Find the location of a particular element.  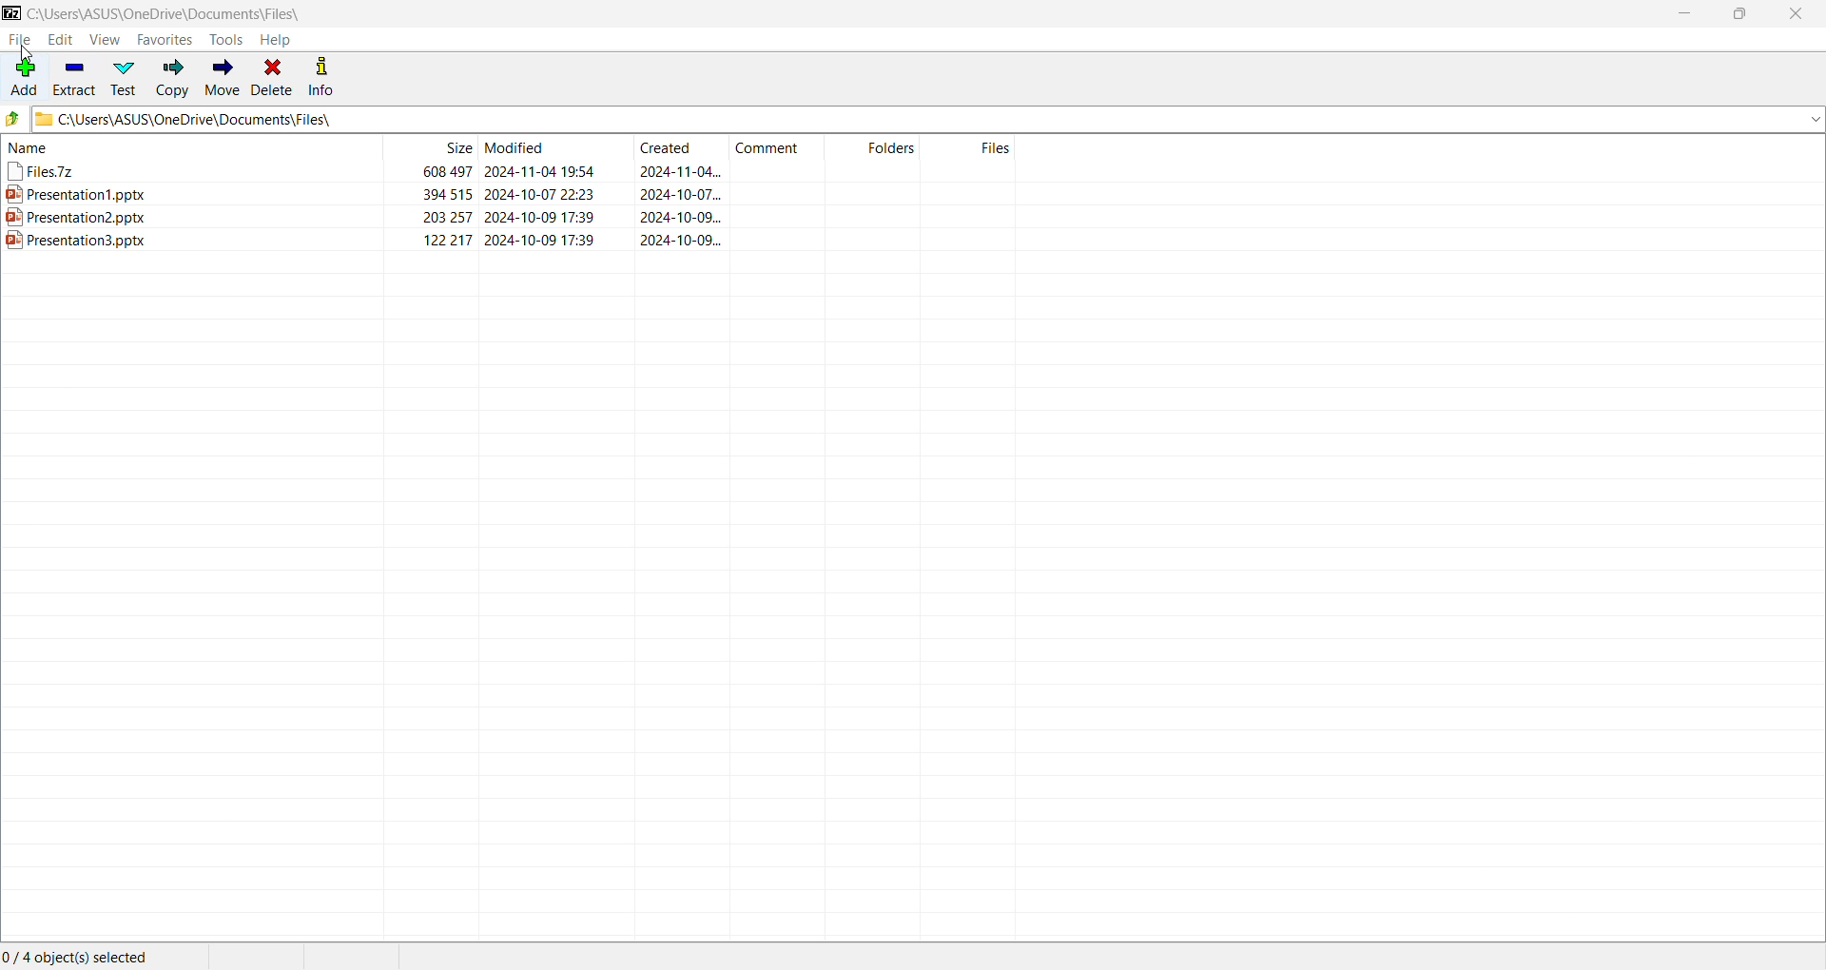

Add is located at coordinates (23, 78).